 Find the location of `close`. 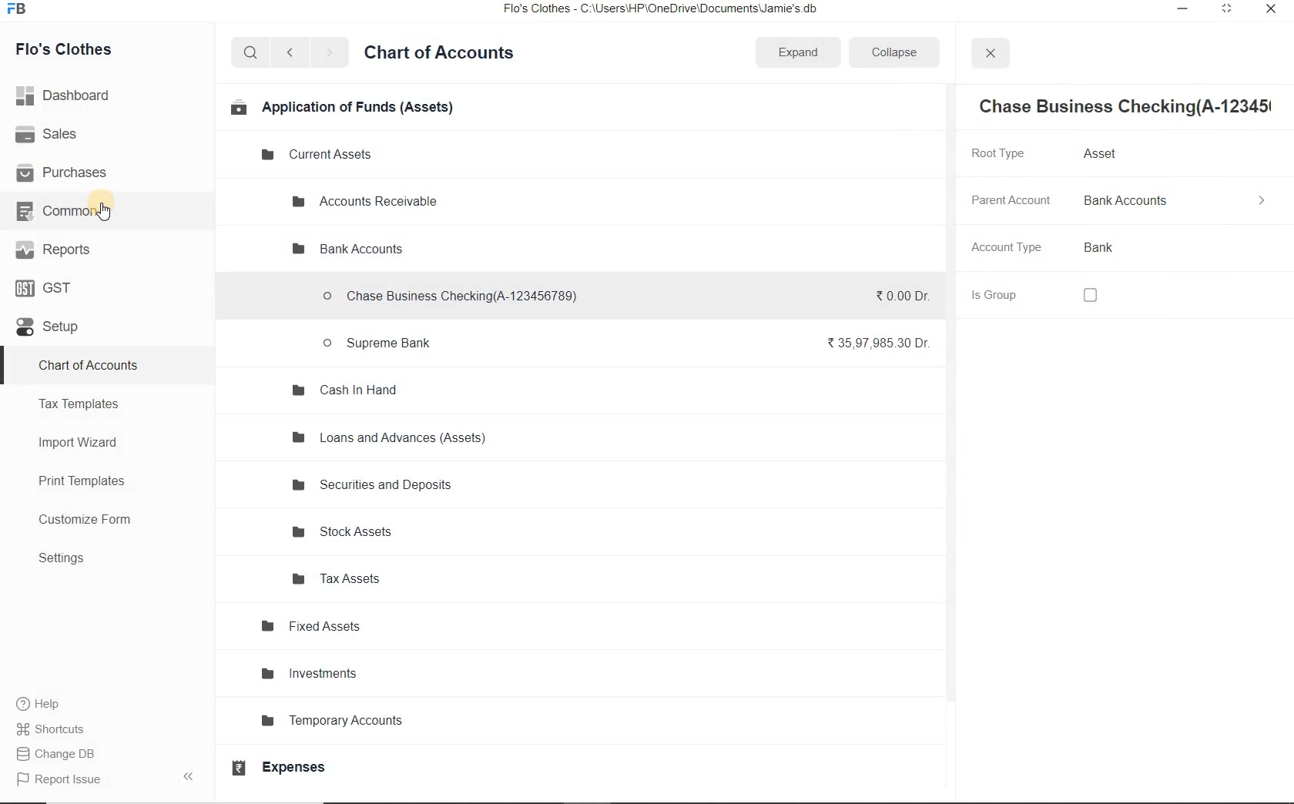

close is located at coordinates (1270, 8).